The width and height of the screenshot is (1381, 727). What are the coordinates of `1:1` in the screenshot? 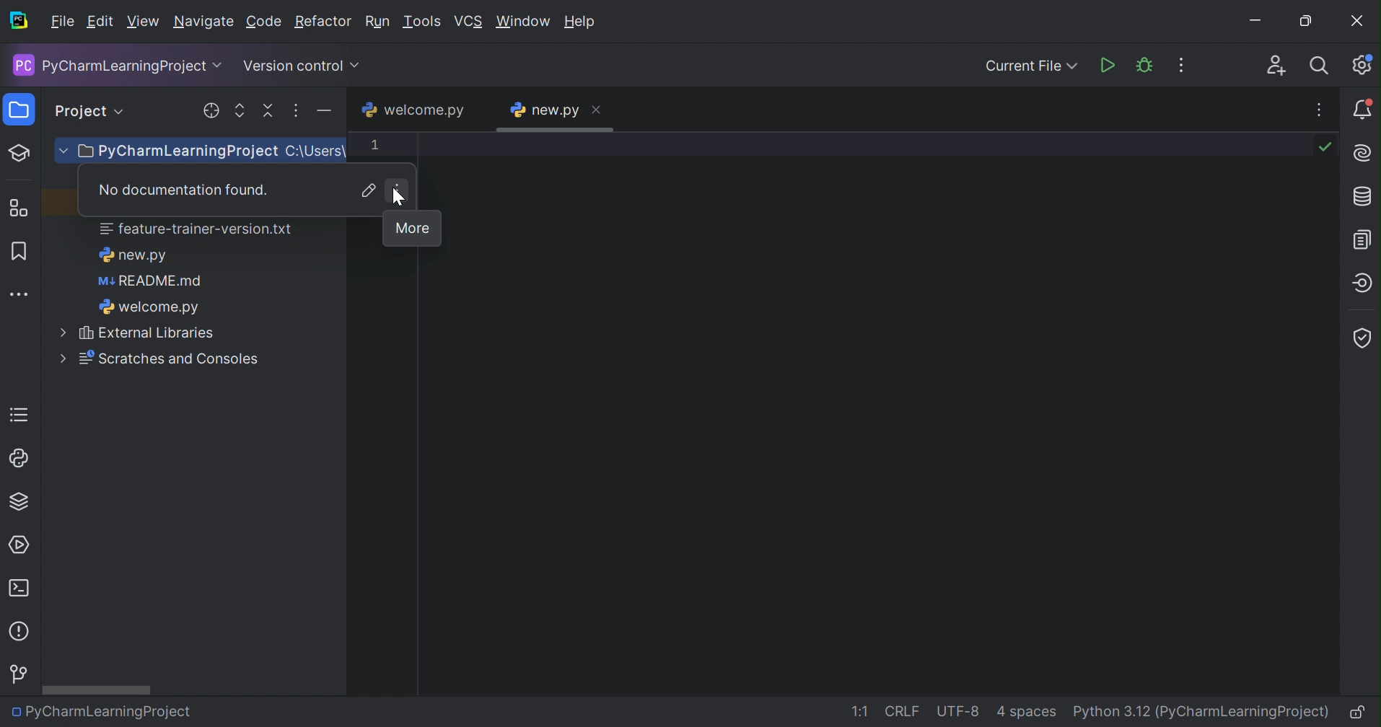 It's located at (860, 711).